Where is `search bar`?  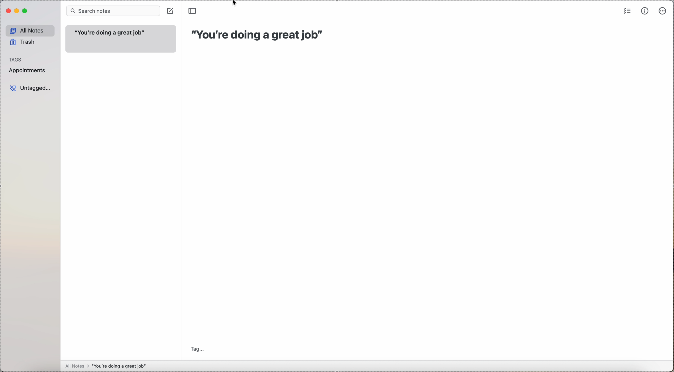
search bar is located at coordinates (112, 11).